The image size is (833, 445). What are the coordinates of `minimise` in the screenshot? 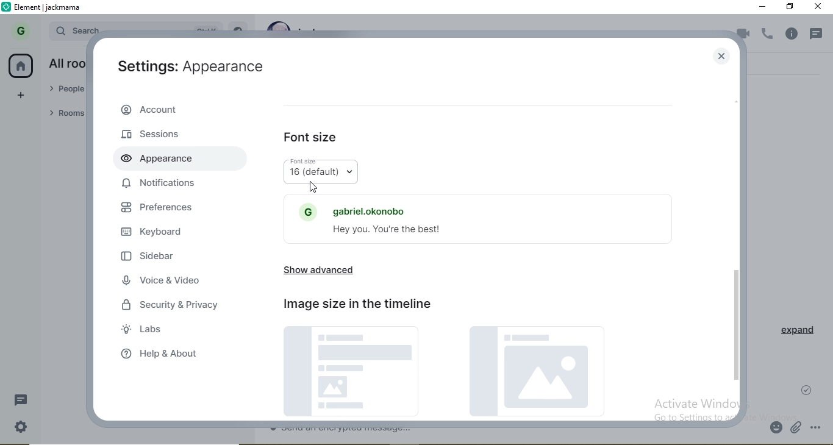 It's located at (763, 7).